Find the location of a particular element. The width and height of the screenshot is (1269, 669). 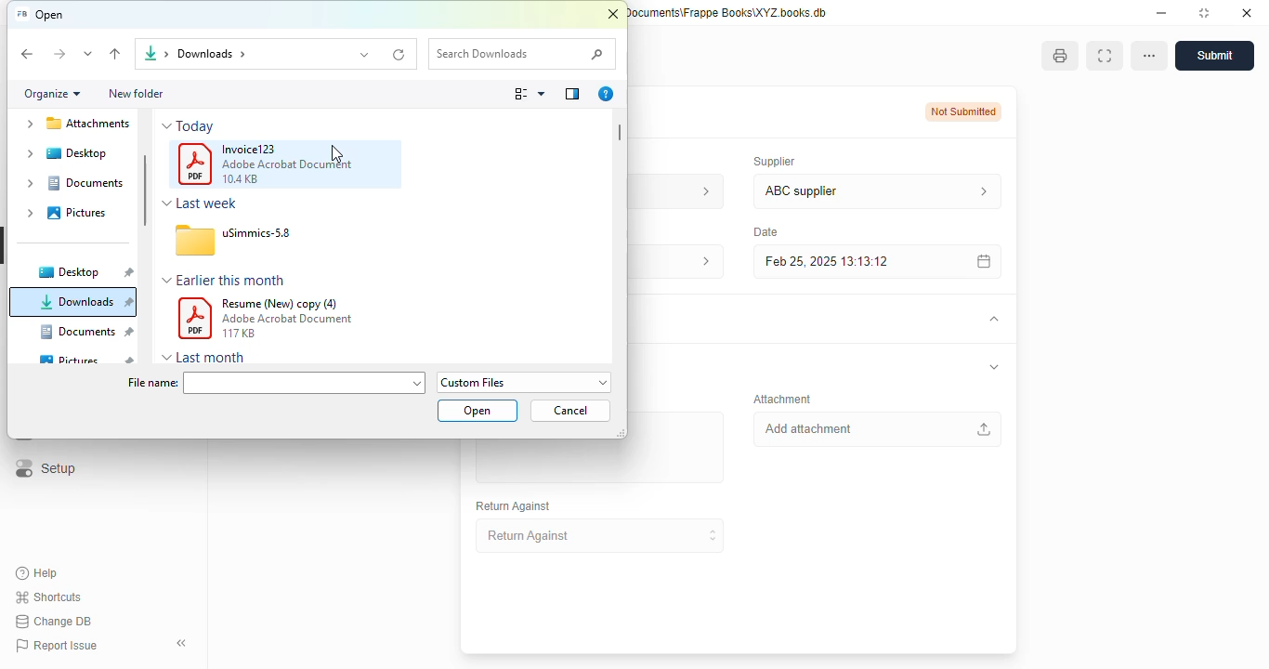

today is located at coordinates (195, 126).